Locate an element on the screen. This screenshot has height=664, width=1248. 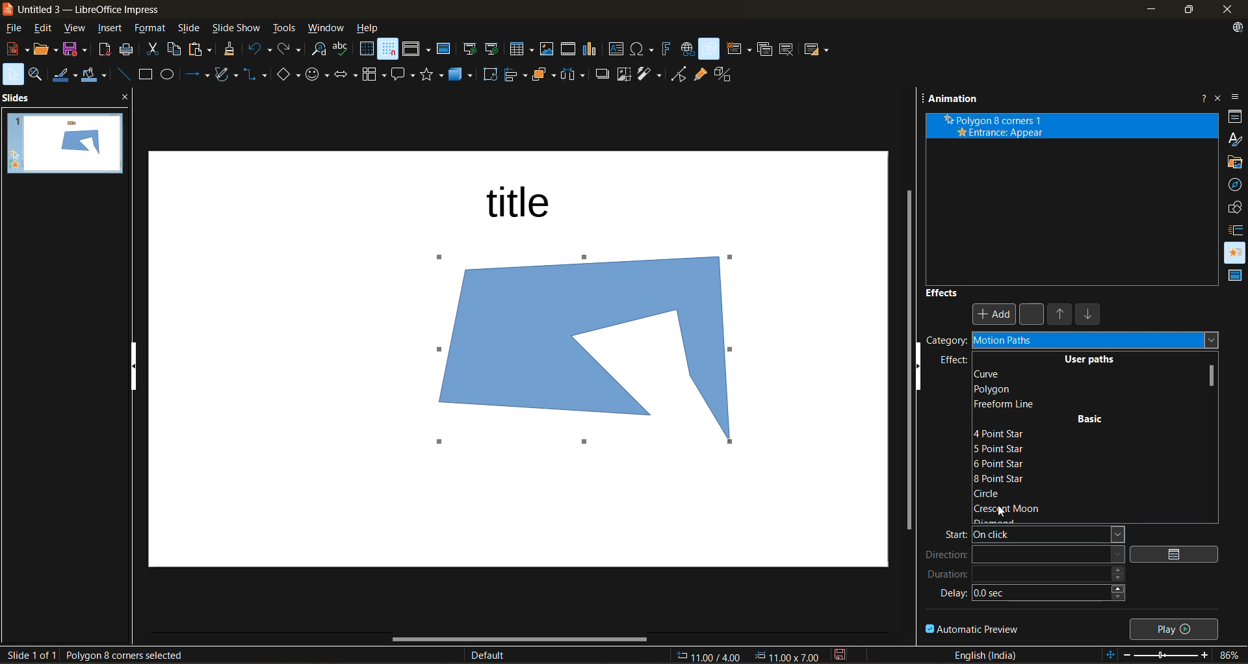
8 point star is located at coordinates (1009, 478).